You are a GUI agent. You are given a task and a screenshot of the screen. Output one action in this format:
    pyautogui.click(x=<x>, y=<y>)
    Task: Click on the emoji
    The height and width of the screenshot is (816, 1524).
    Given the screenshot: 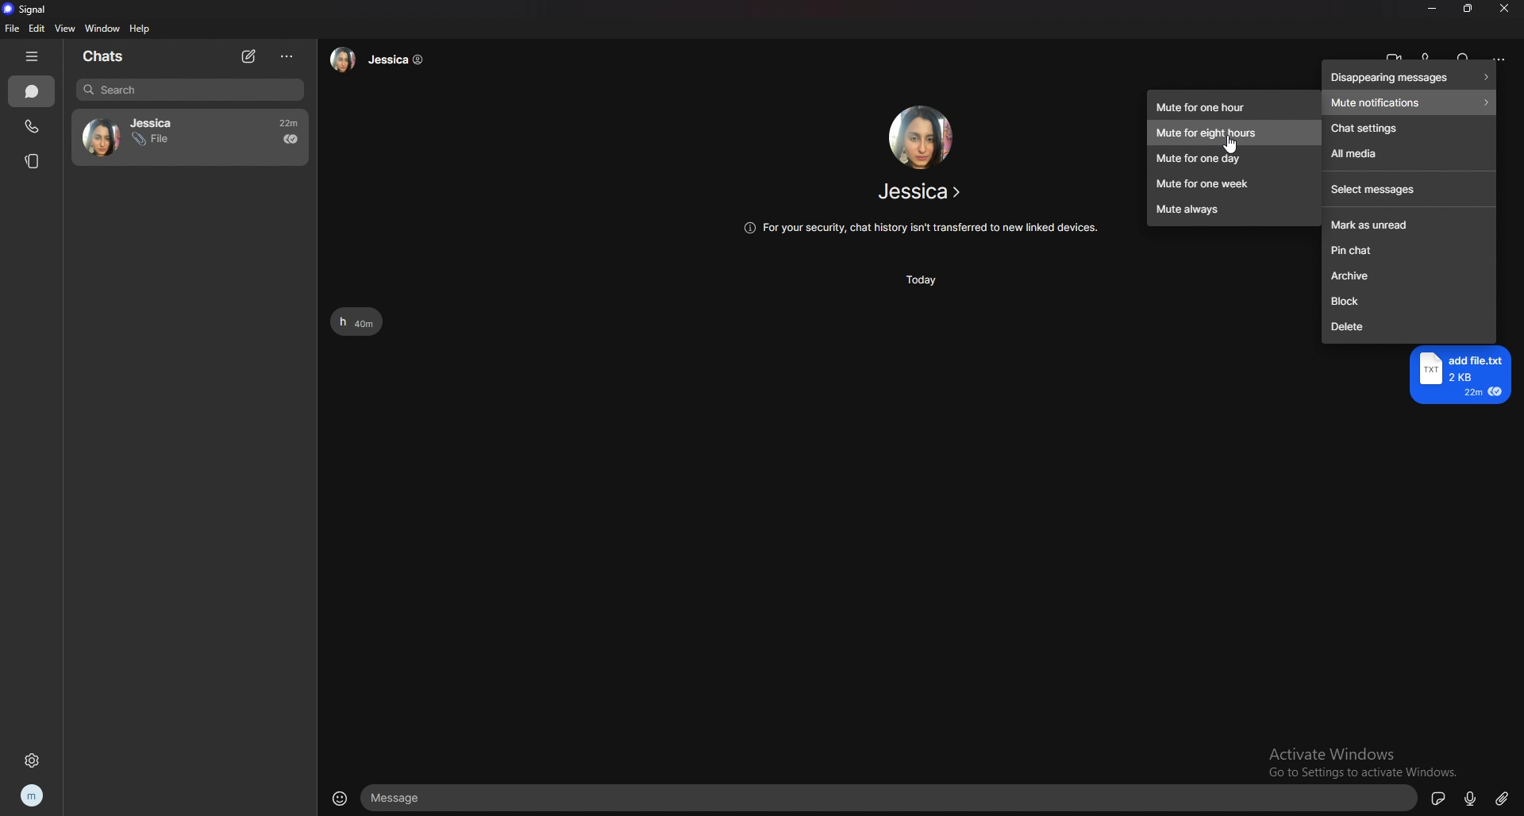 What is the action you would take?
    pyautogui.click(x=341, y=798)
    